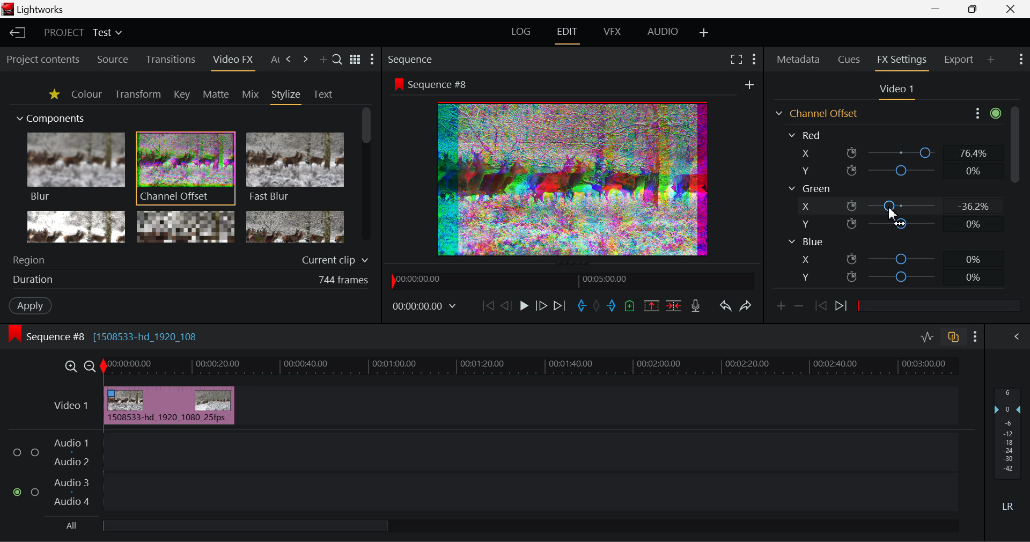 Image resolution: width=1030 pixels, height=542 pixels. Describe the element at coordinates (31, 306) in the screenshot. I see `Apply` at that location.